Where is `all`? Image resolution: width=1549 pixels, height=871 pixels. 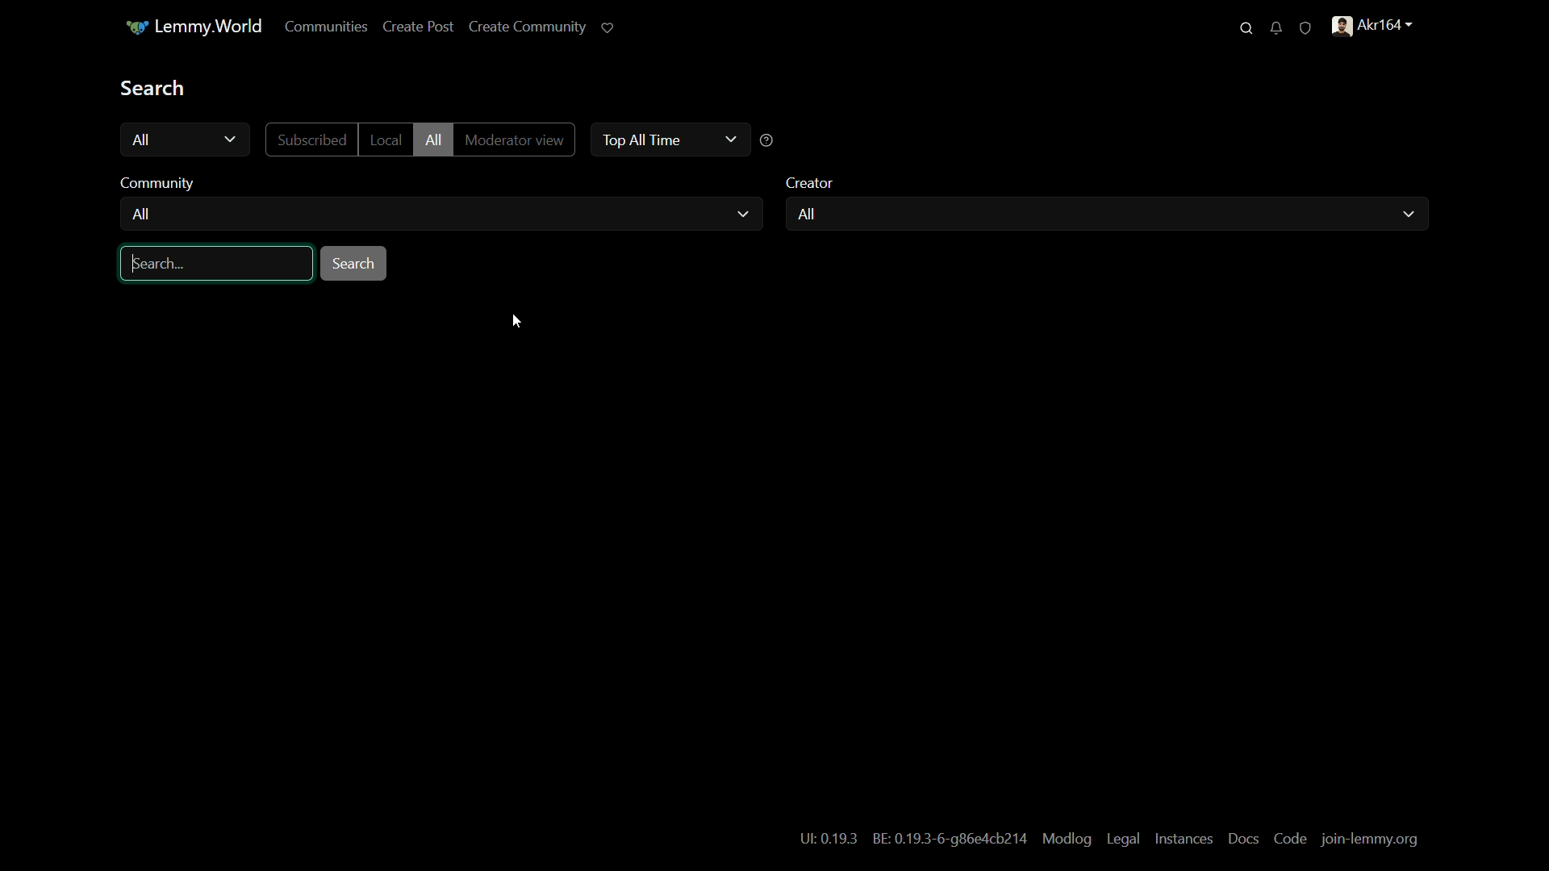 all is located at coordinates (805, 215).